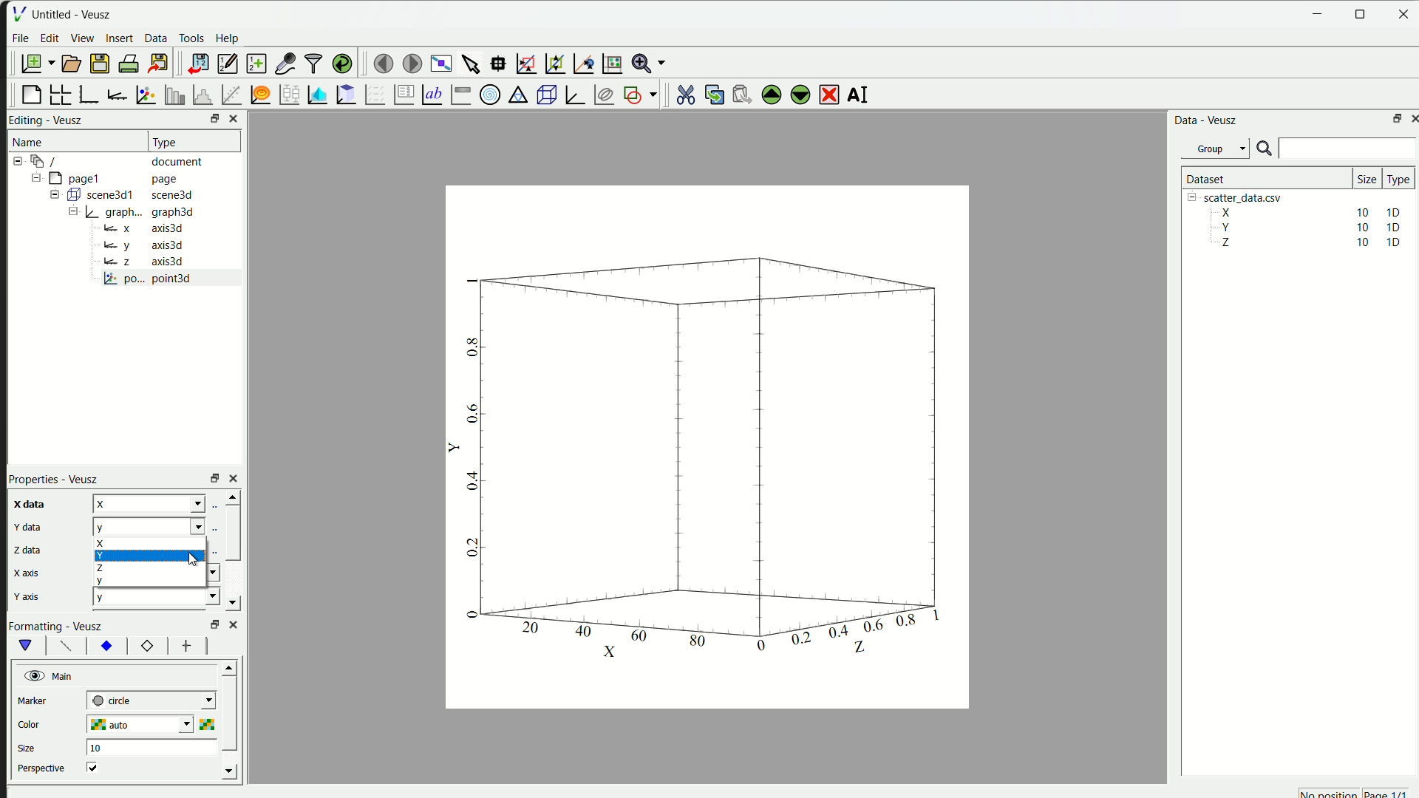 The height and width of the screenshot is (798, 1419). I want to click on remove the selected widget, so click(826, 94).